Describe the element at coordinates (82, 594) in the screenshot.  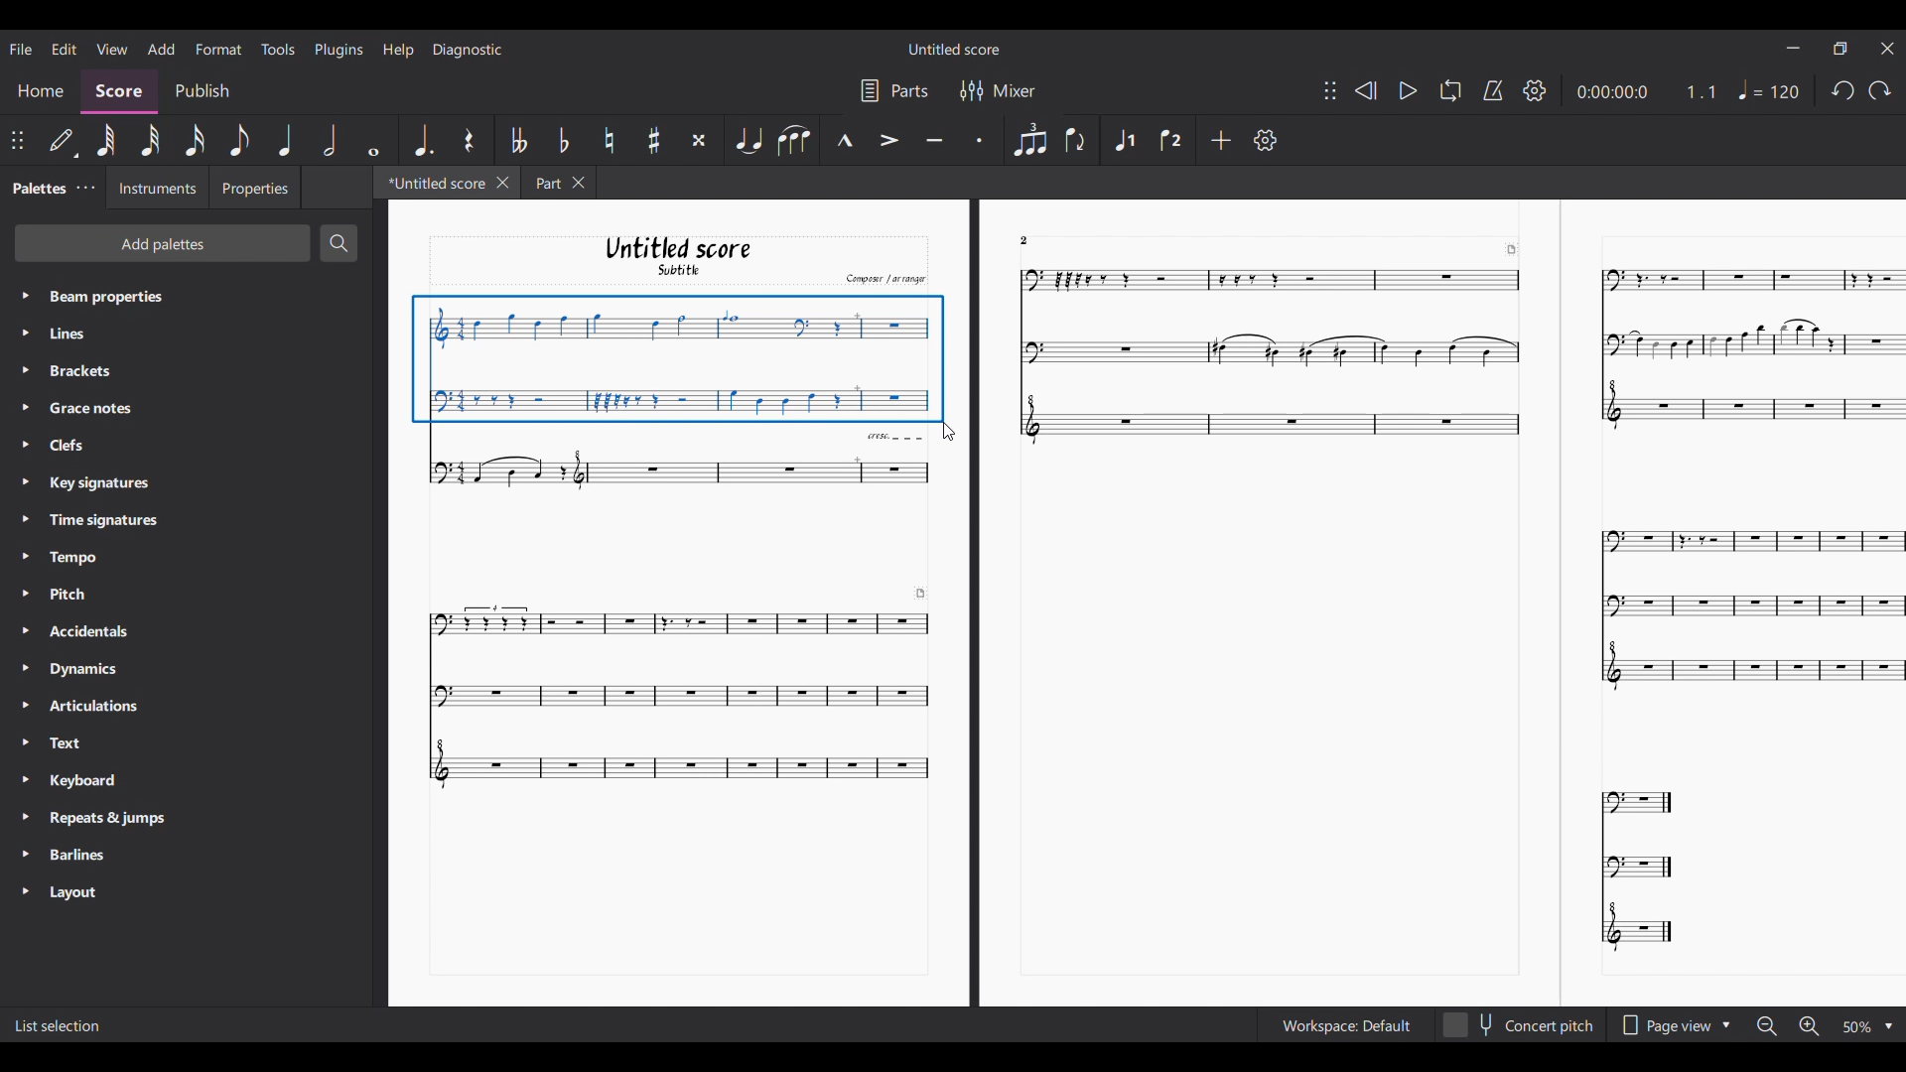
I see `Pitch` at that location.